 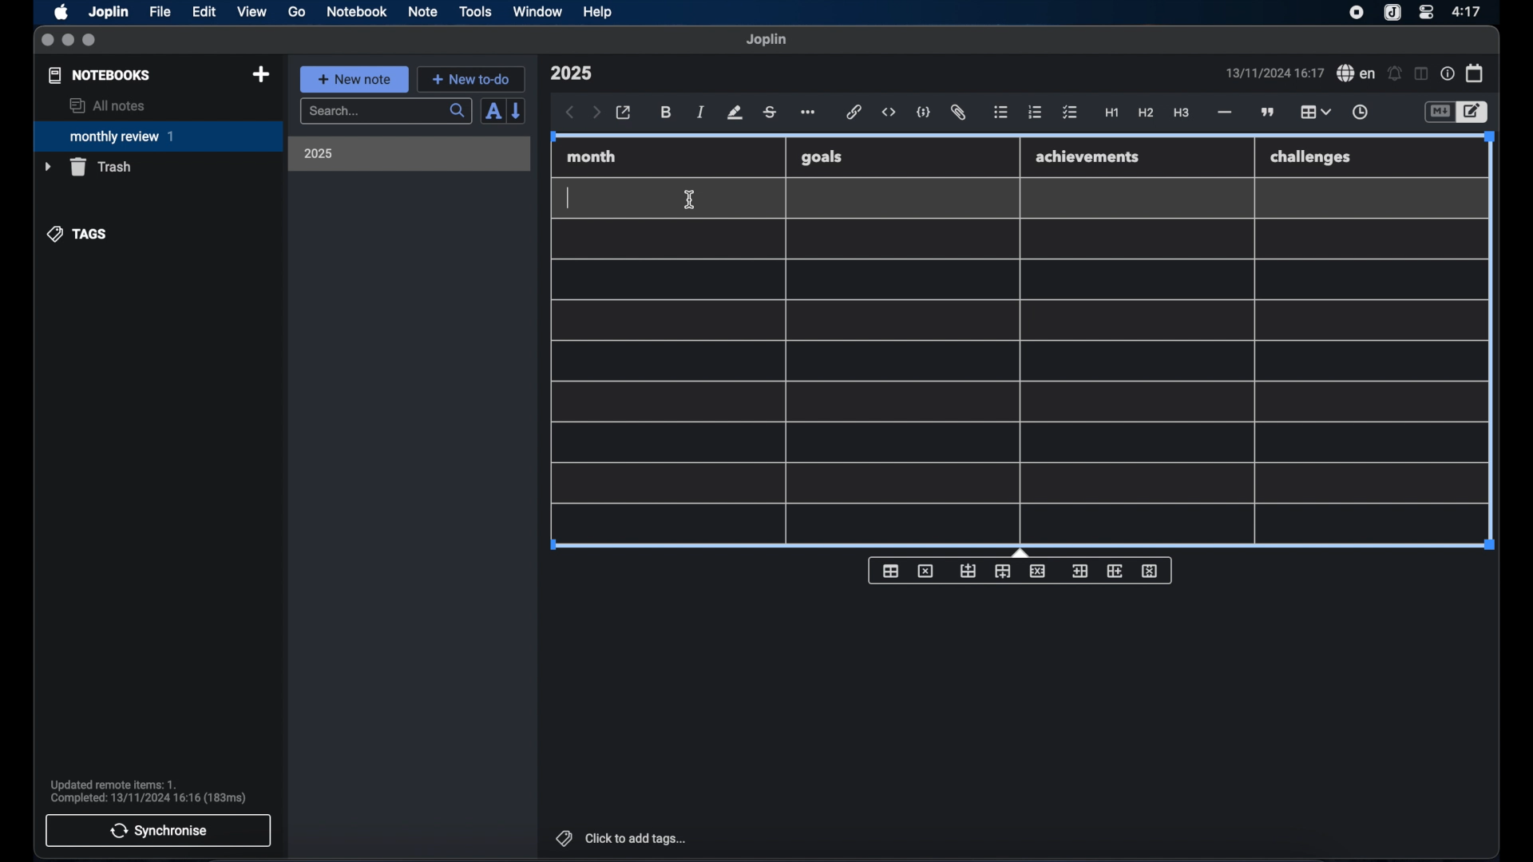 I want to click on insert row before, so click(x=969, y=571).